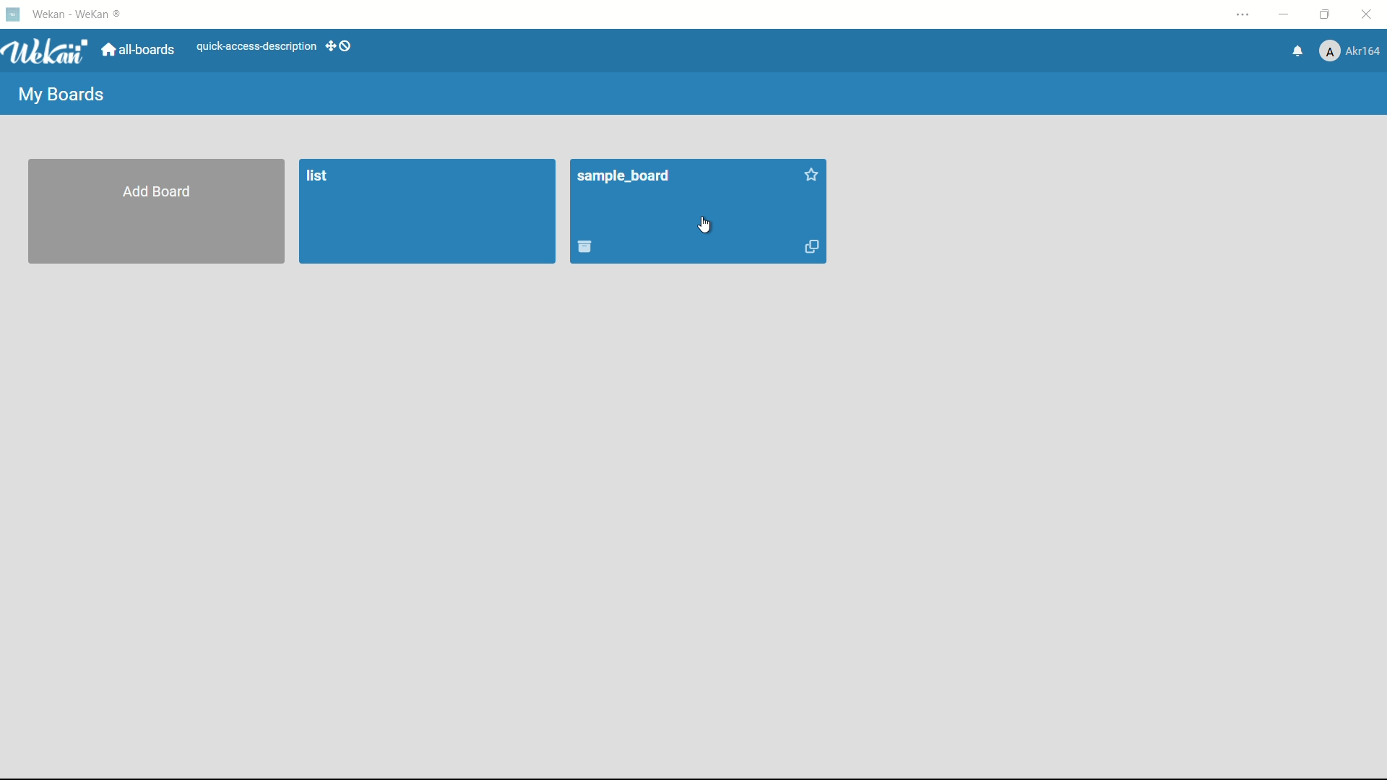  What do you see at coordinates (61, 95) in the screenshot?
I see `my boards` at bounding box center [61, 95].